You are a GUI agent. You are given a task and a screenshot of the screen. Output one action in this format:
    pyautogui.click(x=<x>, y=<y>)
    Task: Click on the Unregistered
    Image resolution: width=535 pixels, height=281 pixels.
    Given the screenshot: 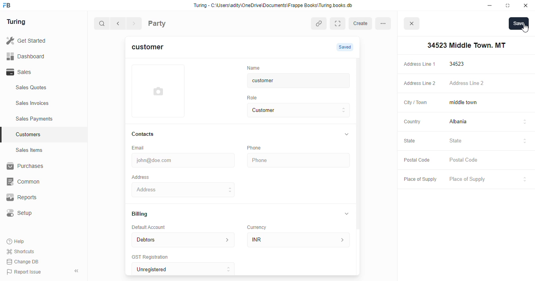 What is the action you would take?
    pyautogui.click(x=187, y=269)
    